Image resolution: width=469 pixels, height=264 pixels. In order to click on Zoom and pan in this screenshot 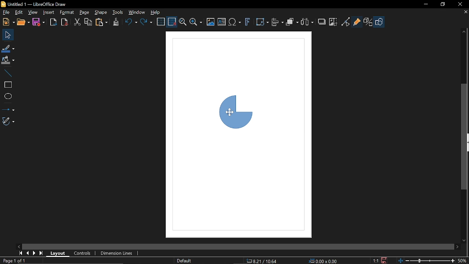, I will do `click(182, 23)`.